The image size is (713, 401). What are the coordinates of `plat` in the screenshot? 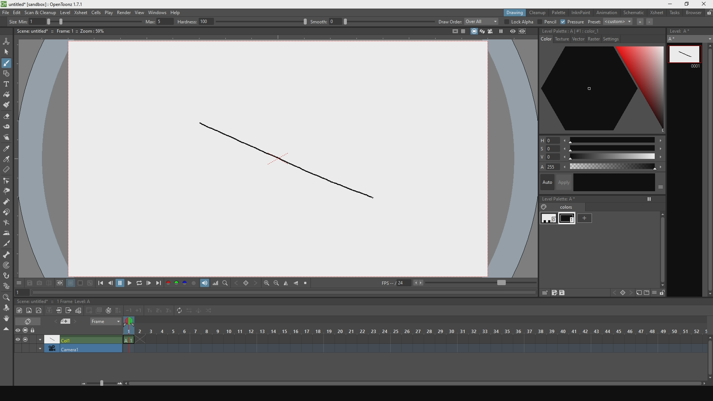 It's located at (108, 12).